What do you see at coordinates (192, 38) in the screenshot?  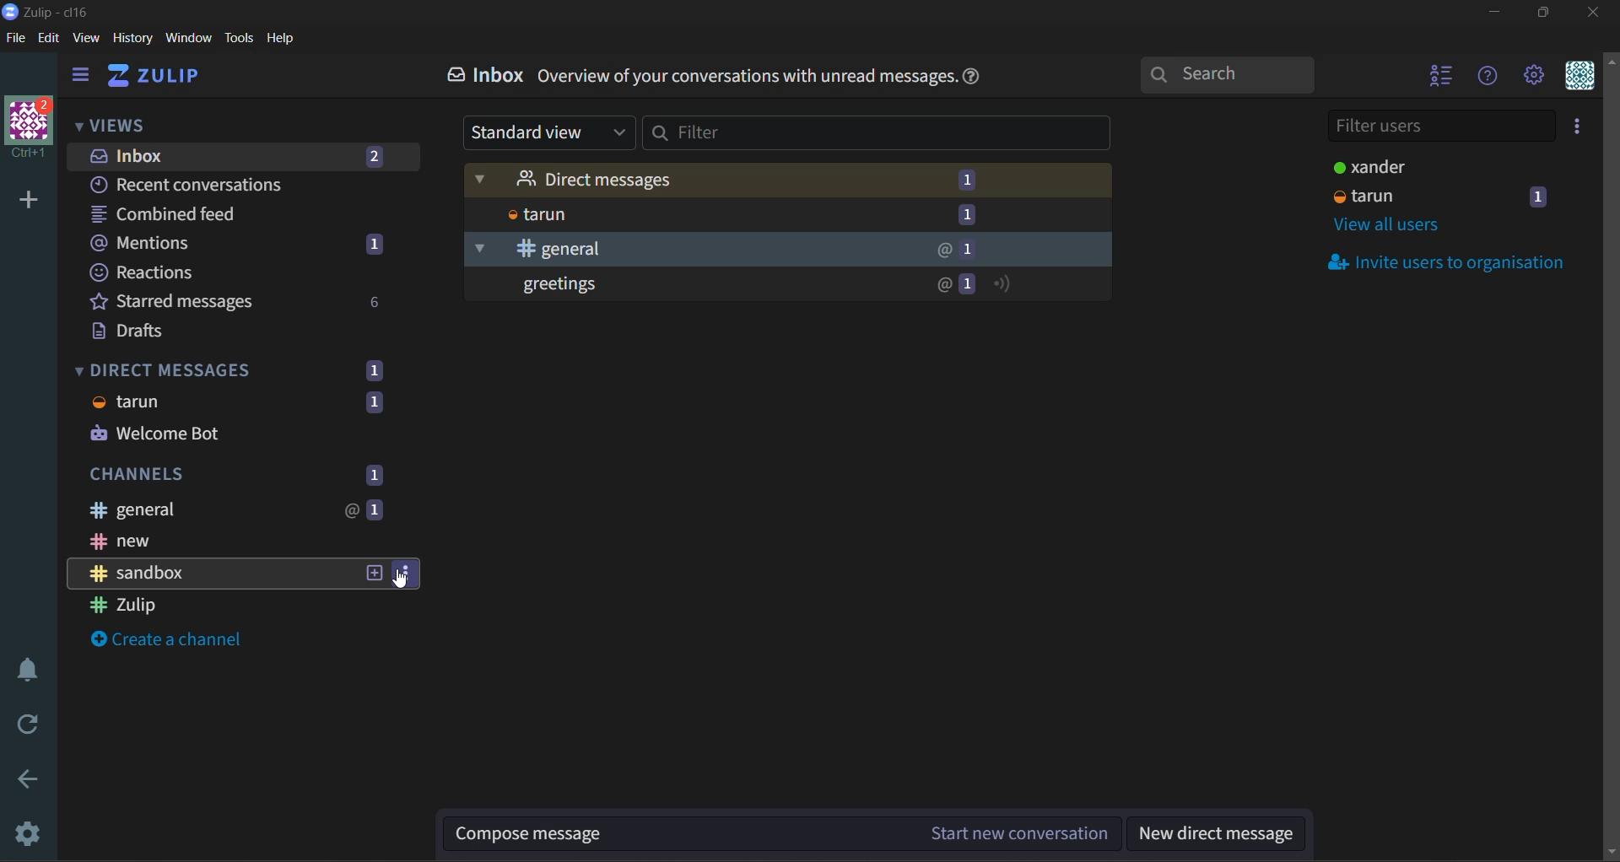 I see `window` at bounding box center [192, 38].